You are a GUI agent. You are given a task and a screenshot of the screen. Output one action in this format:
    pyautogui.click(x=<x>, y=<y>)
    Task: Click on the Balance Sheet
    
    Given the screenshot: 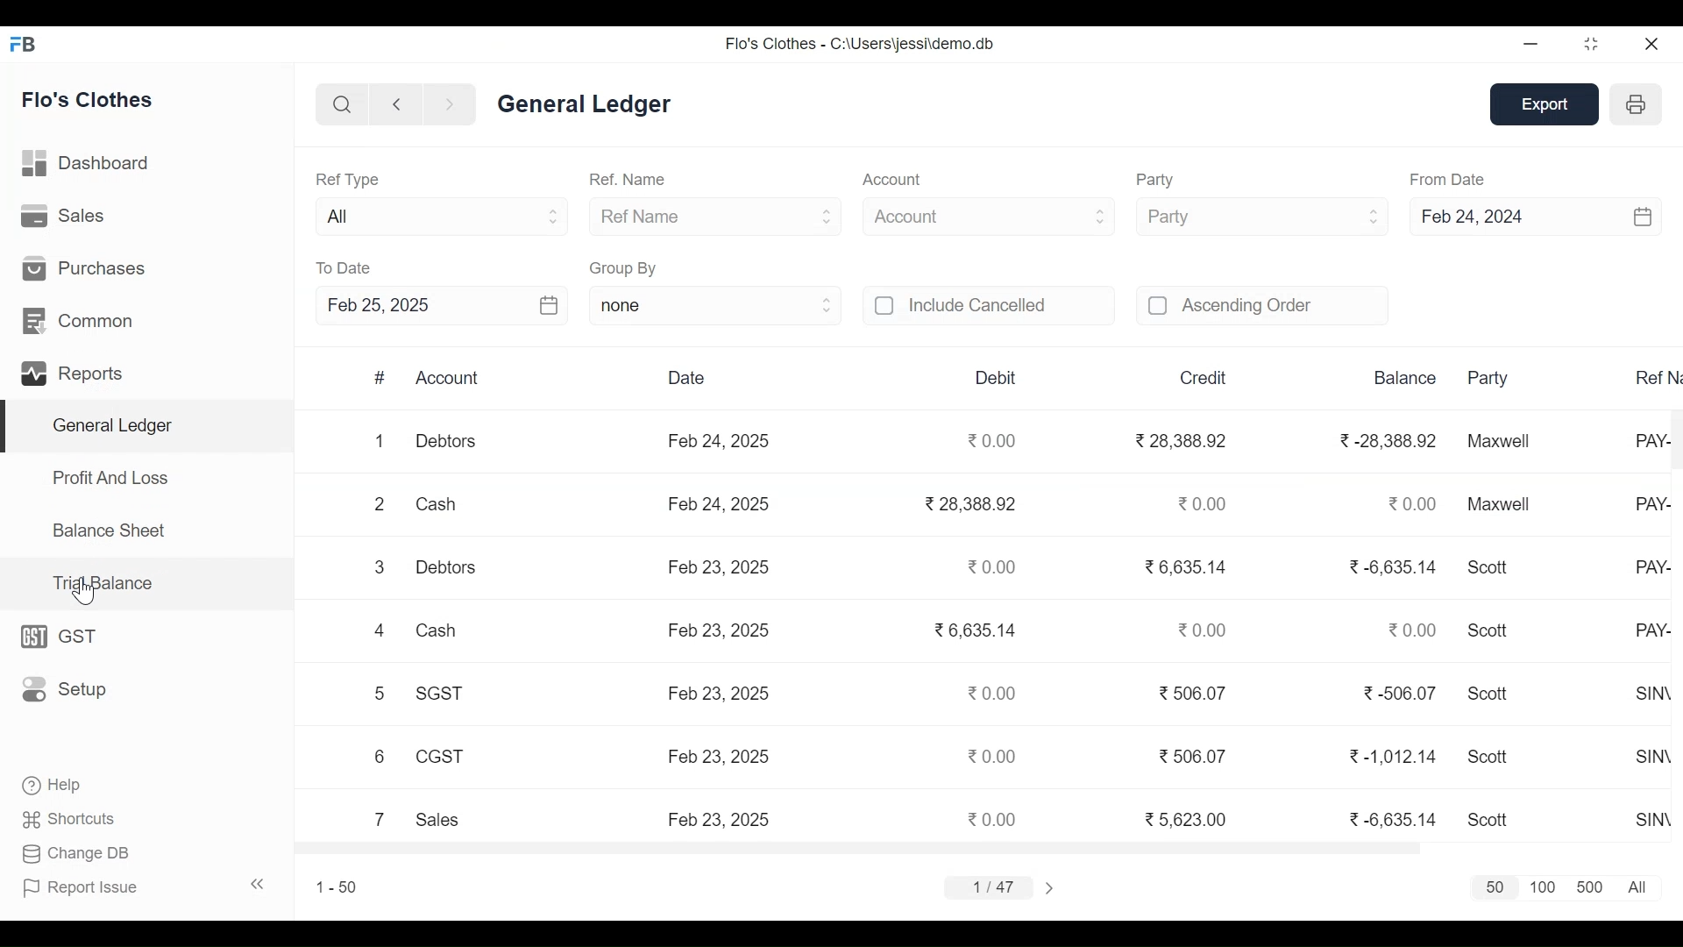 What is the action you would take?
    pyautogui.click(x=110, y=530)
    